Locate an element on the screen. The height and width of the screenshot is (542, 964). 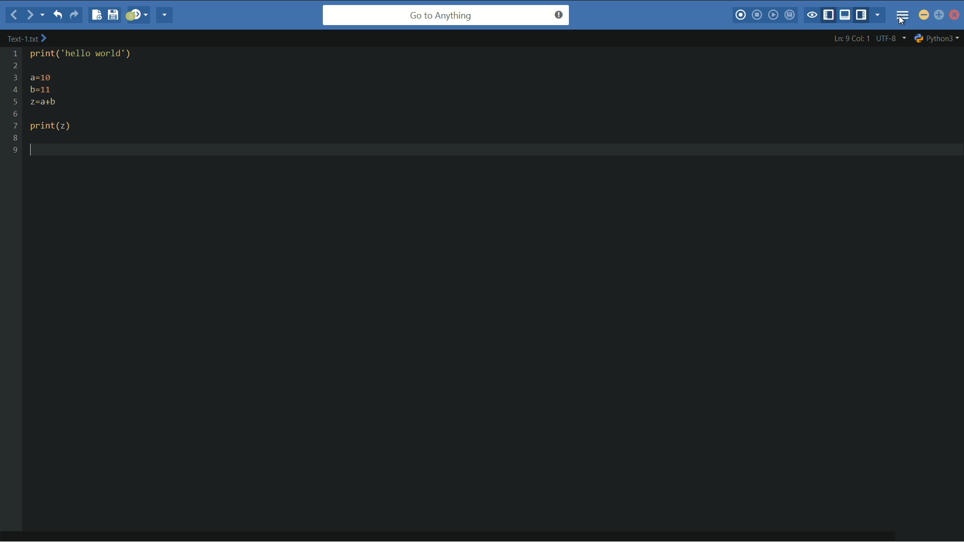
close app is located at coordinates (954, 15).